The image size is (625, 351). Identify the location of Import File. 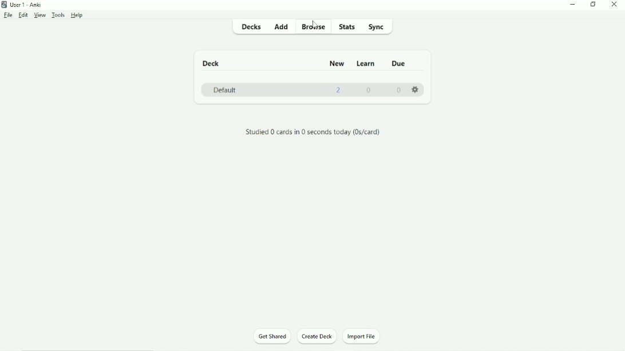
(365, 337).